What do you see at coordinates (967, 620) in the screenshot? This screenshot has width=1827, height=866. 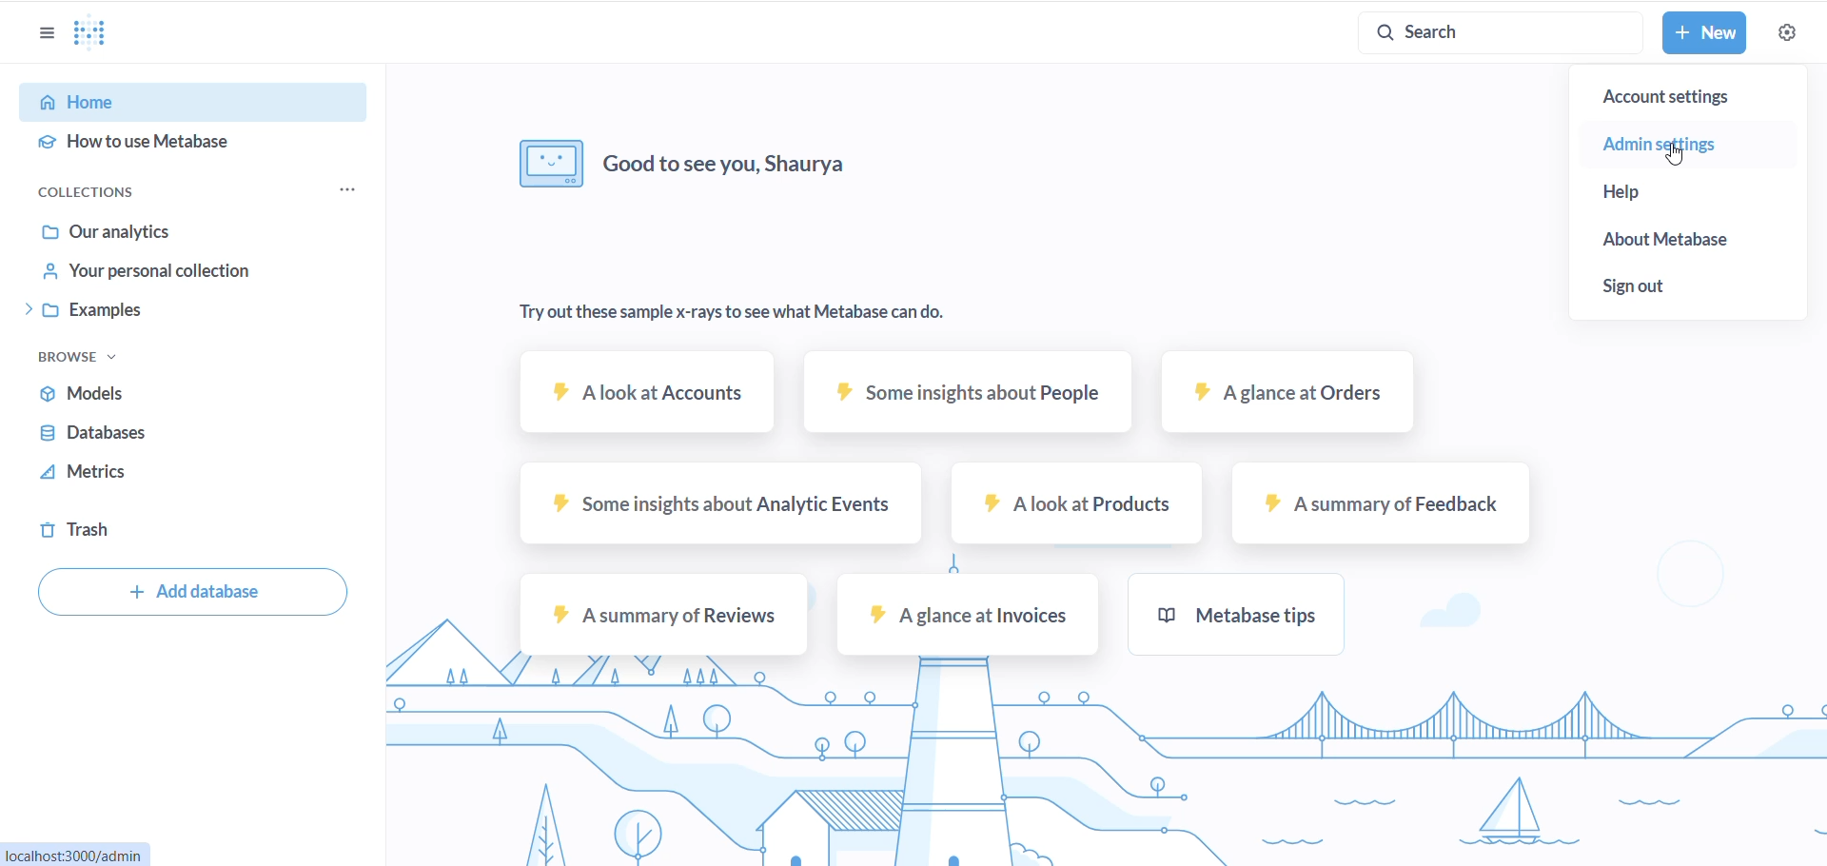 I see `A glance at Invoices sample` at bounding box center [967, 620].